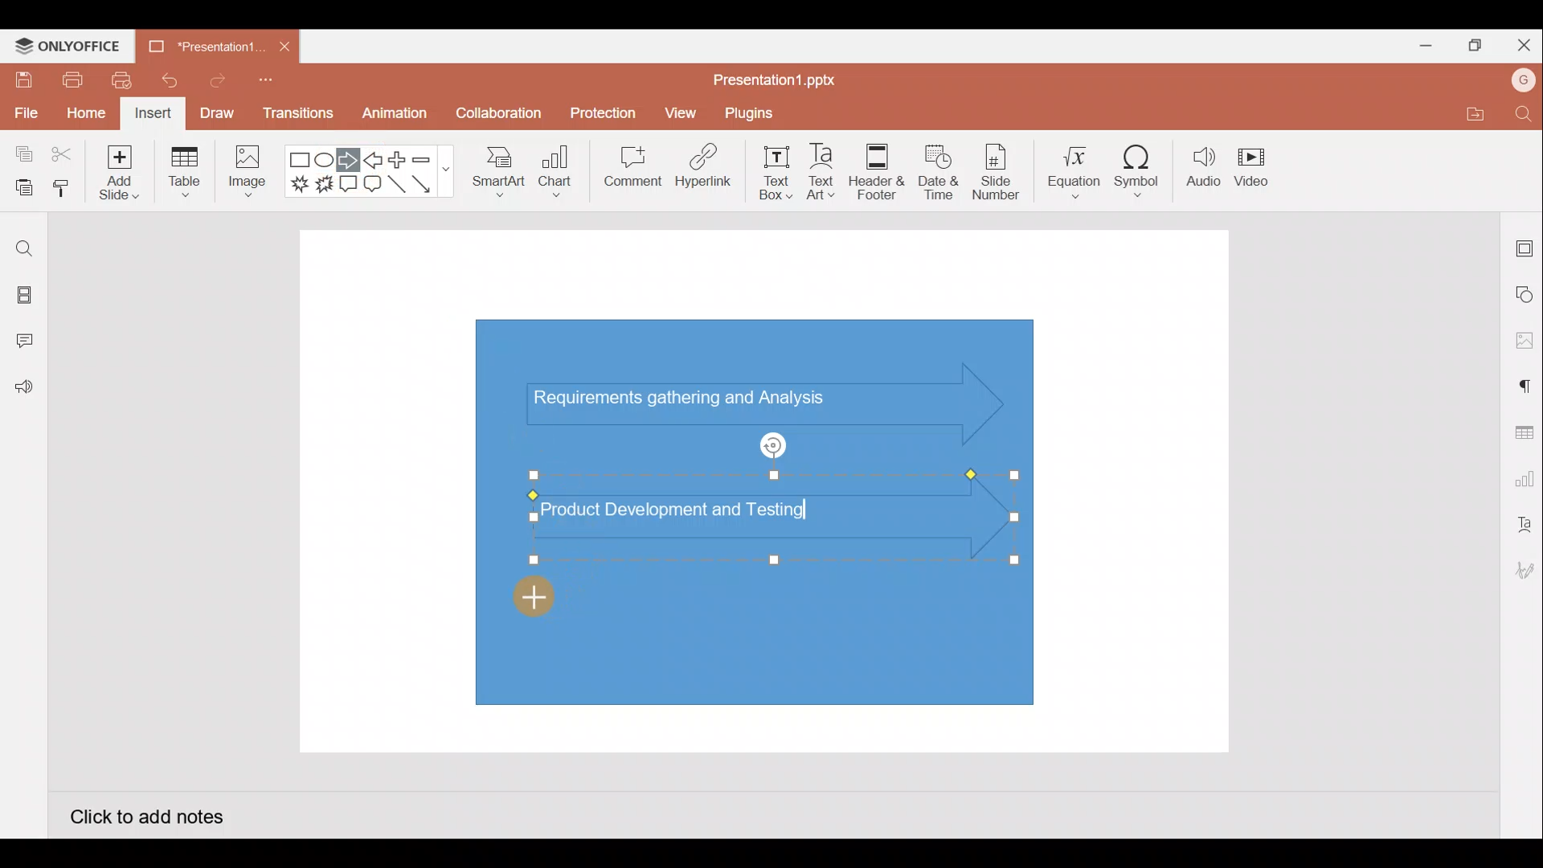 This screenshot has height=868, width=1543. Describe the element at coordinates (301, 161) in the screenshot. I see `Rectangle` at that location.